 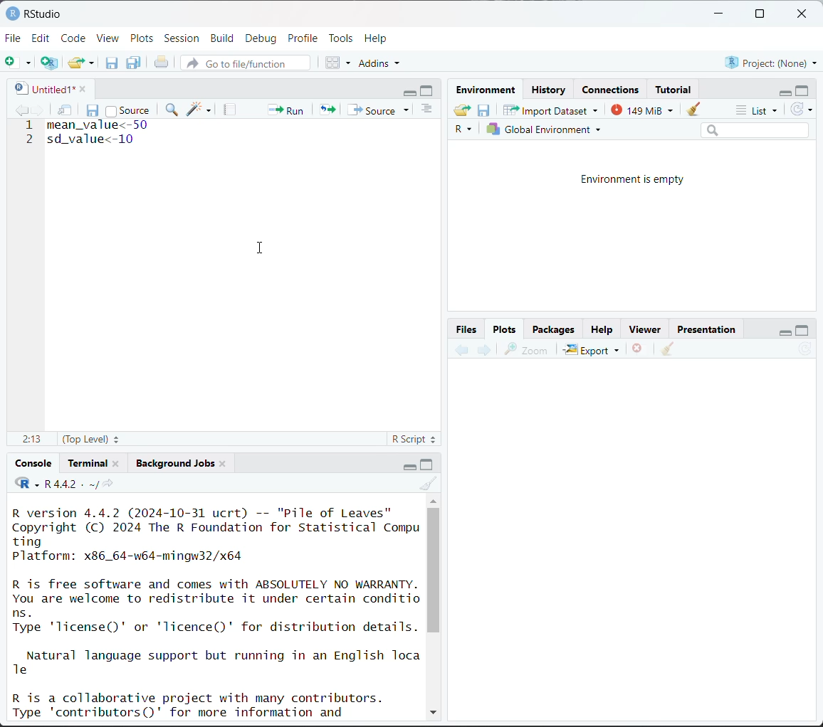 What do you see at coordinates (100, 125) in the screenshot?
I see `mean_value<-50` at bounding box center [100, 125].